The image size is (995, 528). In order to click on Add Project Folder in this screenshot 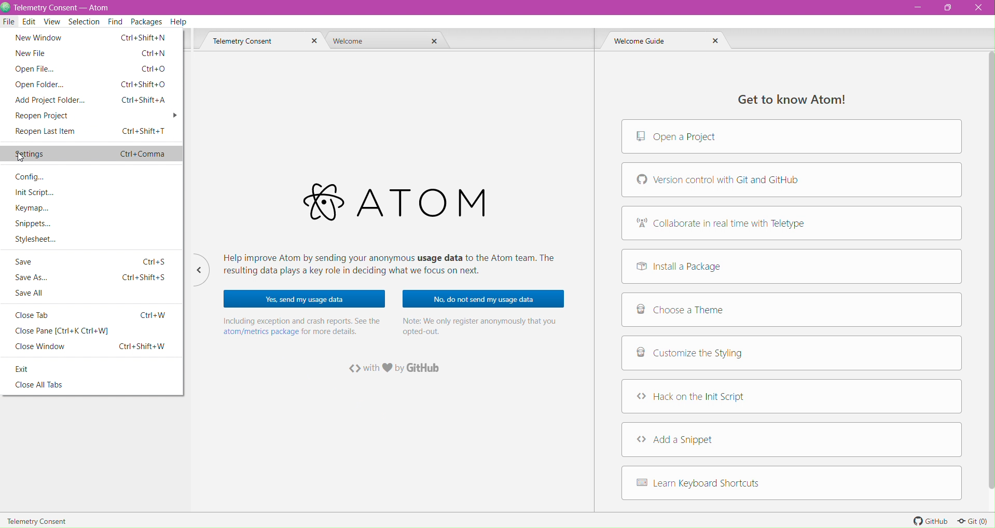, I will do `click(92, 100)`.